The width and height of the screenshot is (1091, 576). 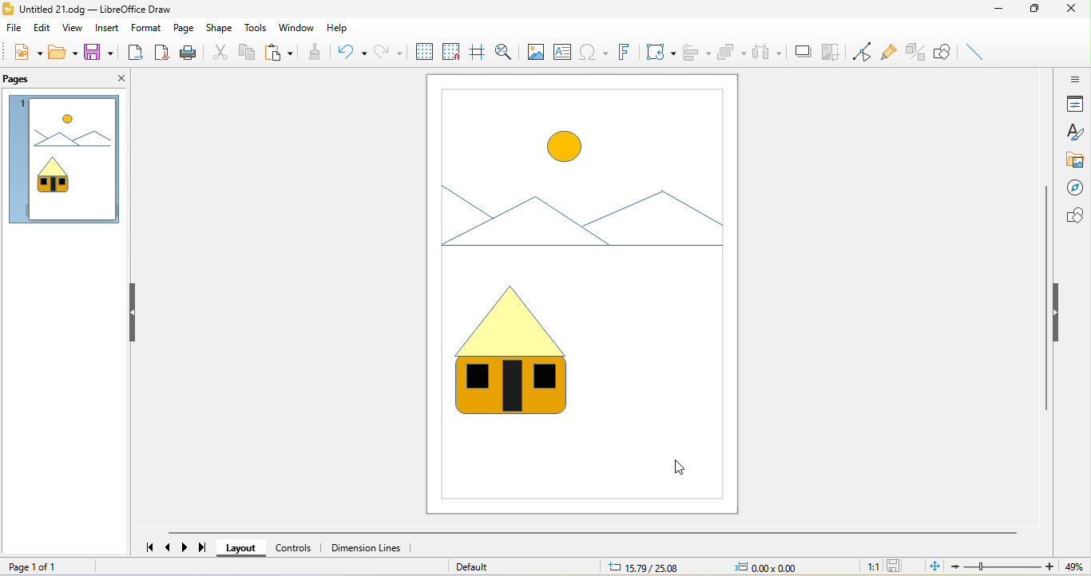 I want to click on tools, so click(x=255, y=26).